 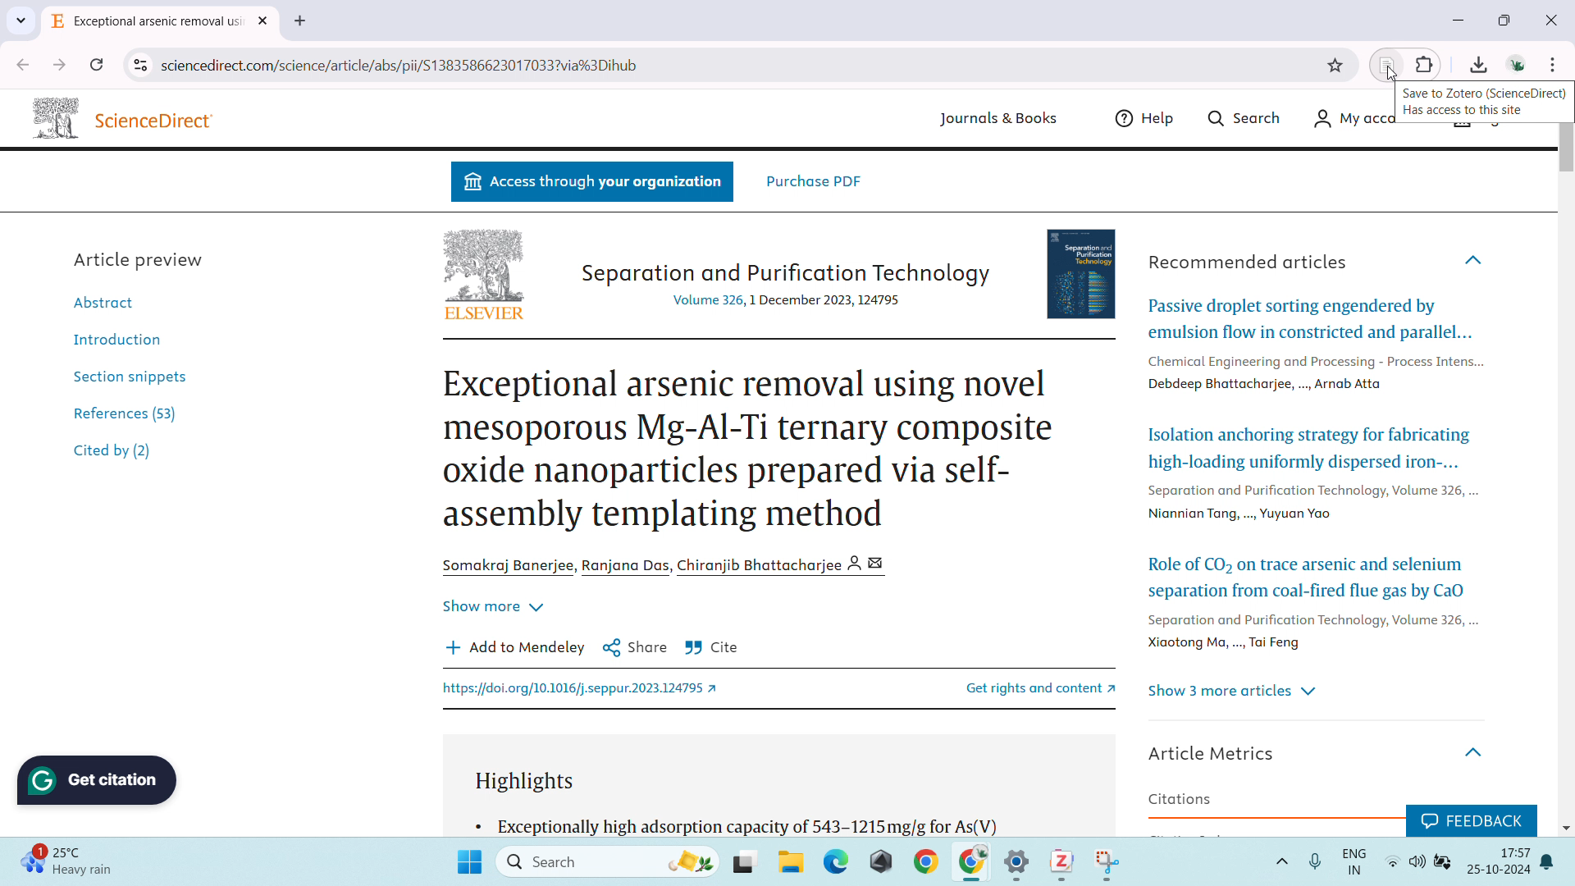 What do you see at coordinates (1386, 64) in the screenshot?
I see `zotero web importer` at bounding box center [1386, 64].